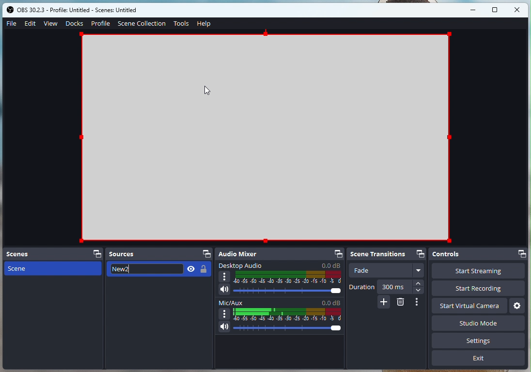  I want to click on Scene, so click(51, 268).